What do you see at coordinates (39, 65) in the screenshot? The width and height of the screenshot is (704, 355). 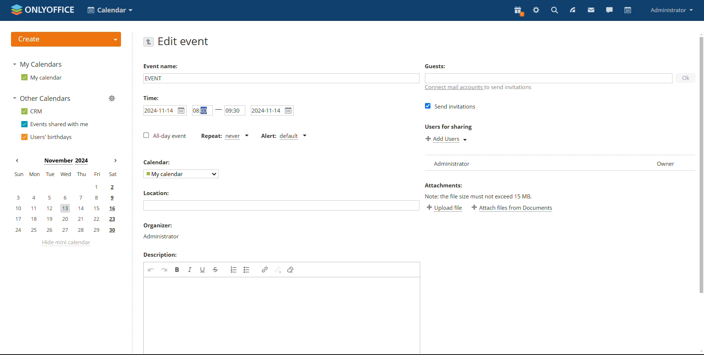 I see `my calendars` at bounding box center [39, 65].